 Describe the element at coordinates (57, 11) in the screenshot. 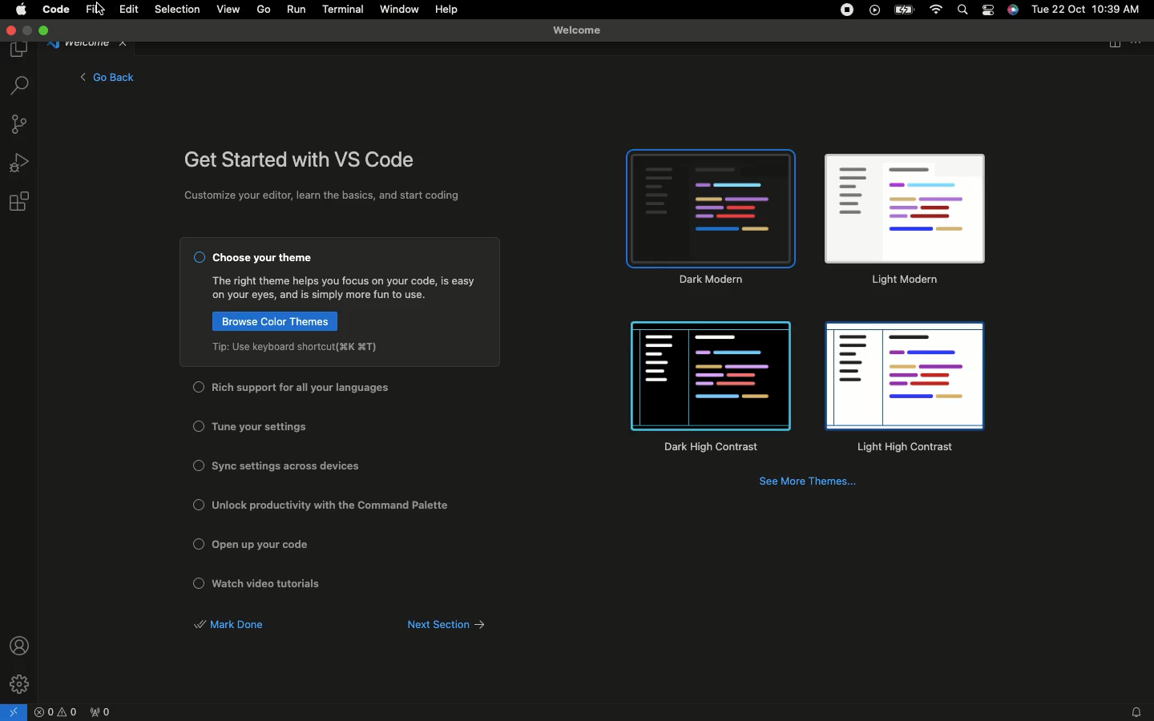

I see `Code` at that location.